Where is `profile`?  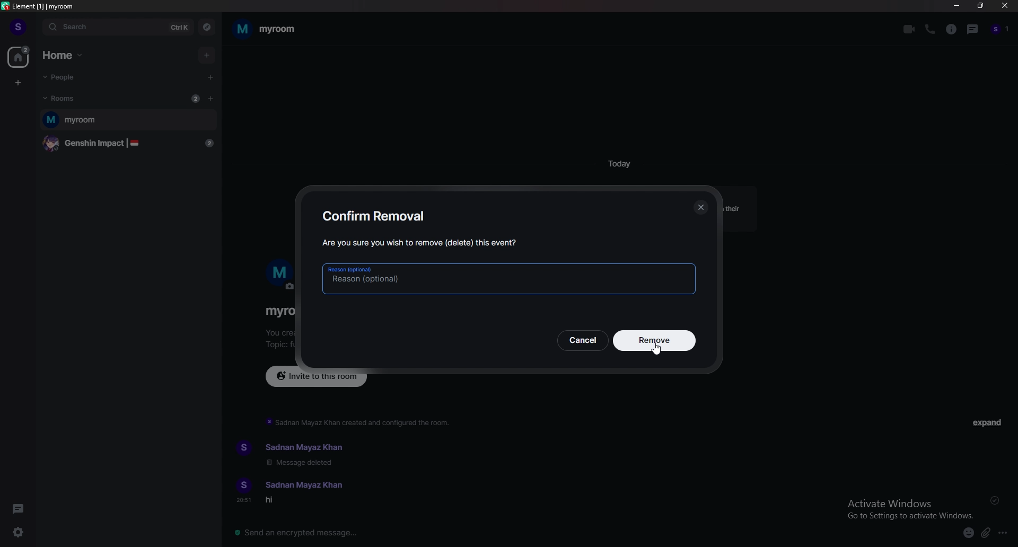
profile is located at coordinates (18, 27).